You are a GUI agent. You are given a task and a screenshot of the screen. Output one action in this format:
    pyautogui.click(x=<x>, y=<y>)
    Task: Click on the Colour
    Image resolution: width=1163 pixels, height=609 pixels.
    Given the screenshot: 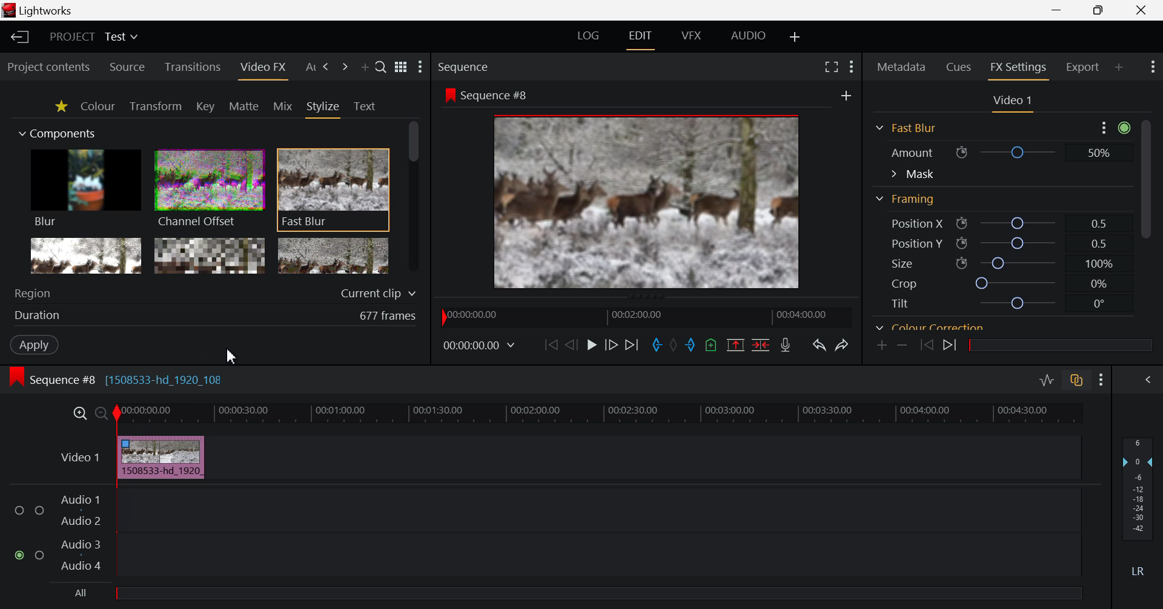 What is the action you would take?
    pyautogui.click(x=99, y=107)
    